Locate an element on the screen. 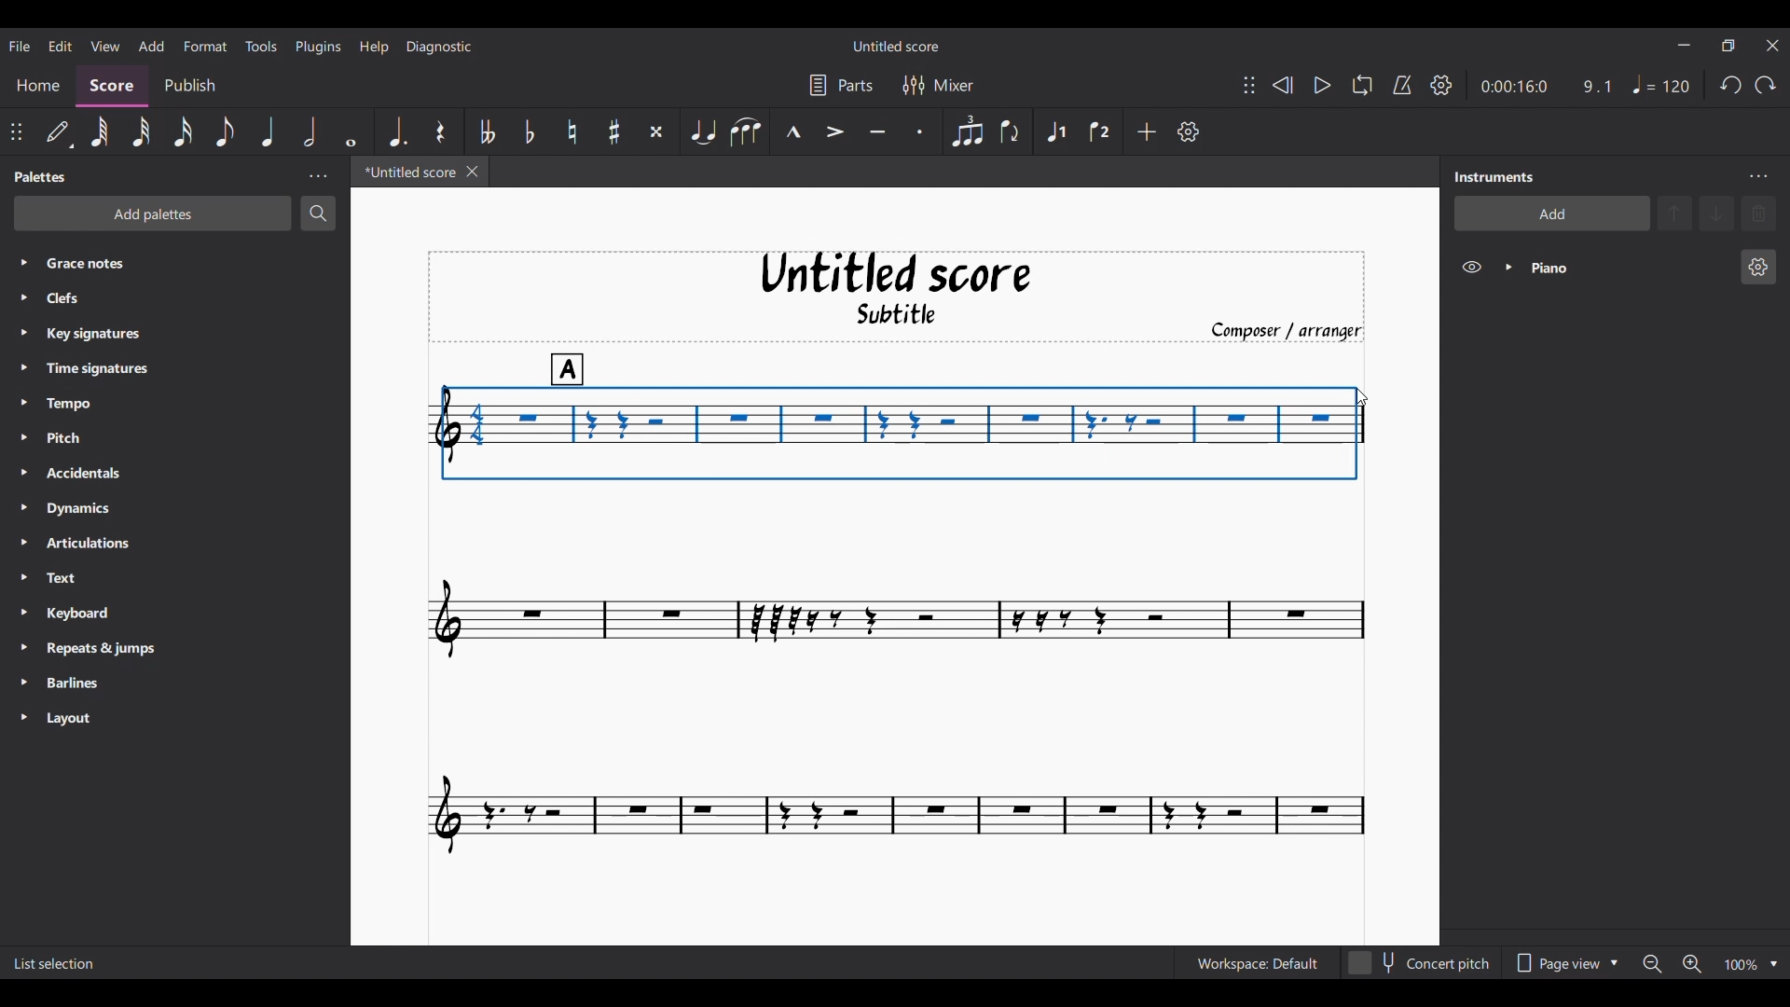  Tempo is located at coordinates (104, 405).